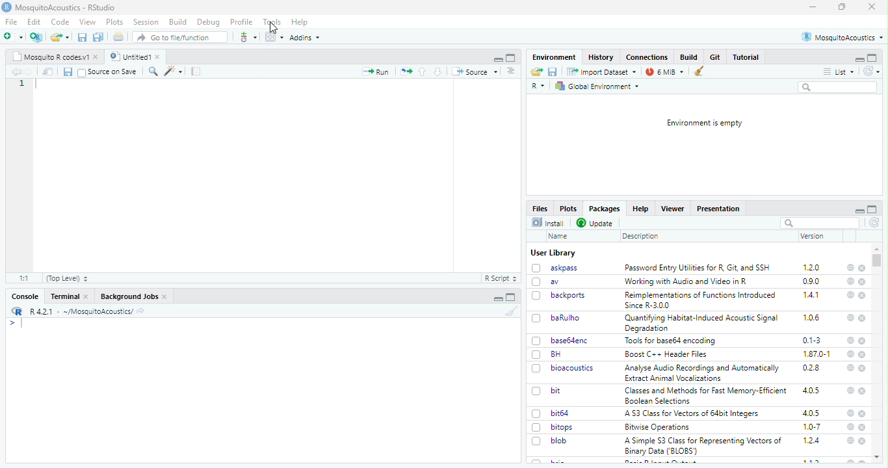  What do you see at coordinates (537, 296) in the screenshot?
I see `checkbox` at bounding box center [537, 296].